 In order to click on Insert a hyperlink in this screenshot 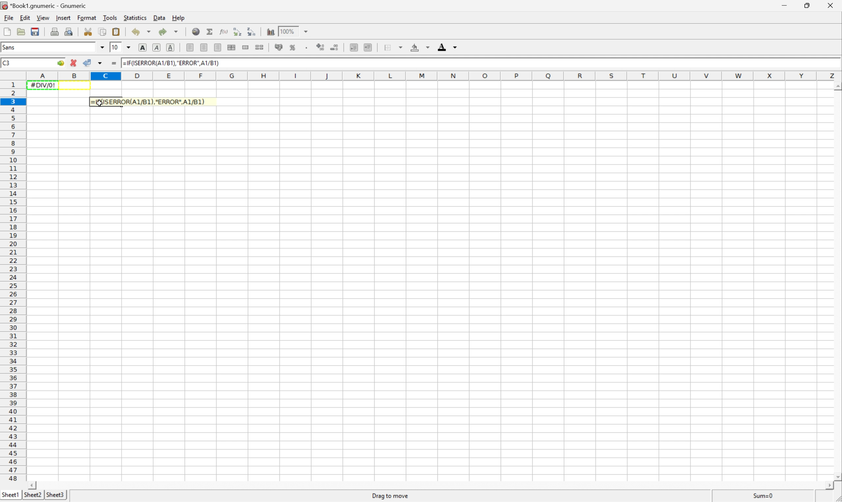, I will do `click(196, 31)`.